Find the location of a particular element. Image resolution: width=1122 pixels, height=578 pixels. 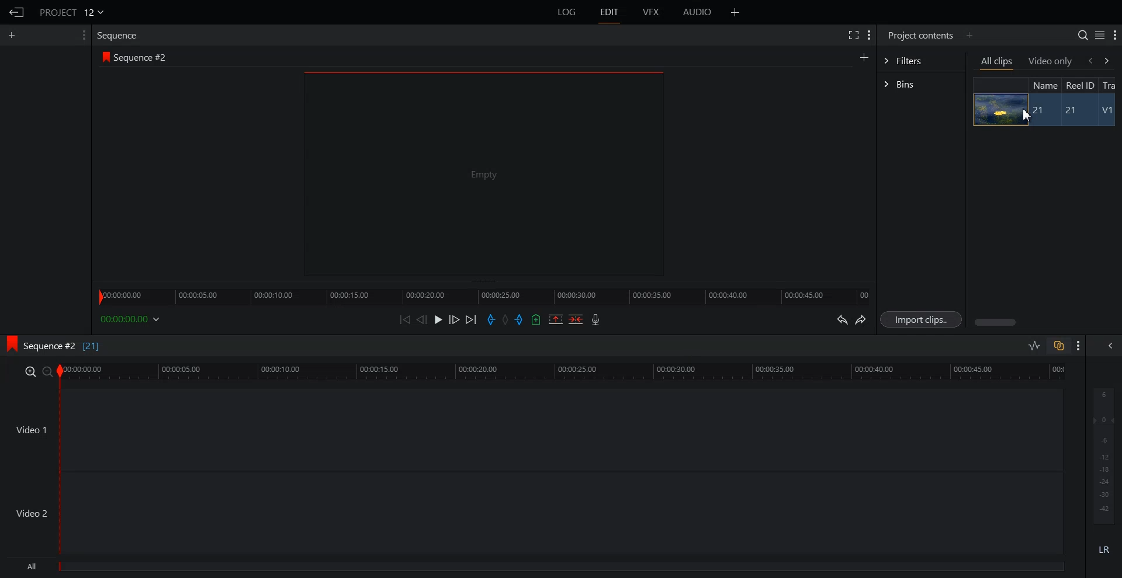

Delete is located at coordinates (576, 319).